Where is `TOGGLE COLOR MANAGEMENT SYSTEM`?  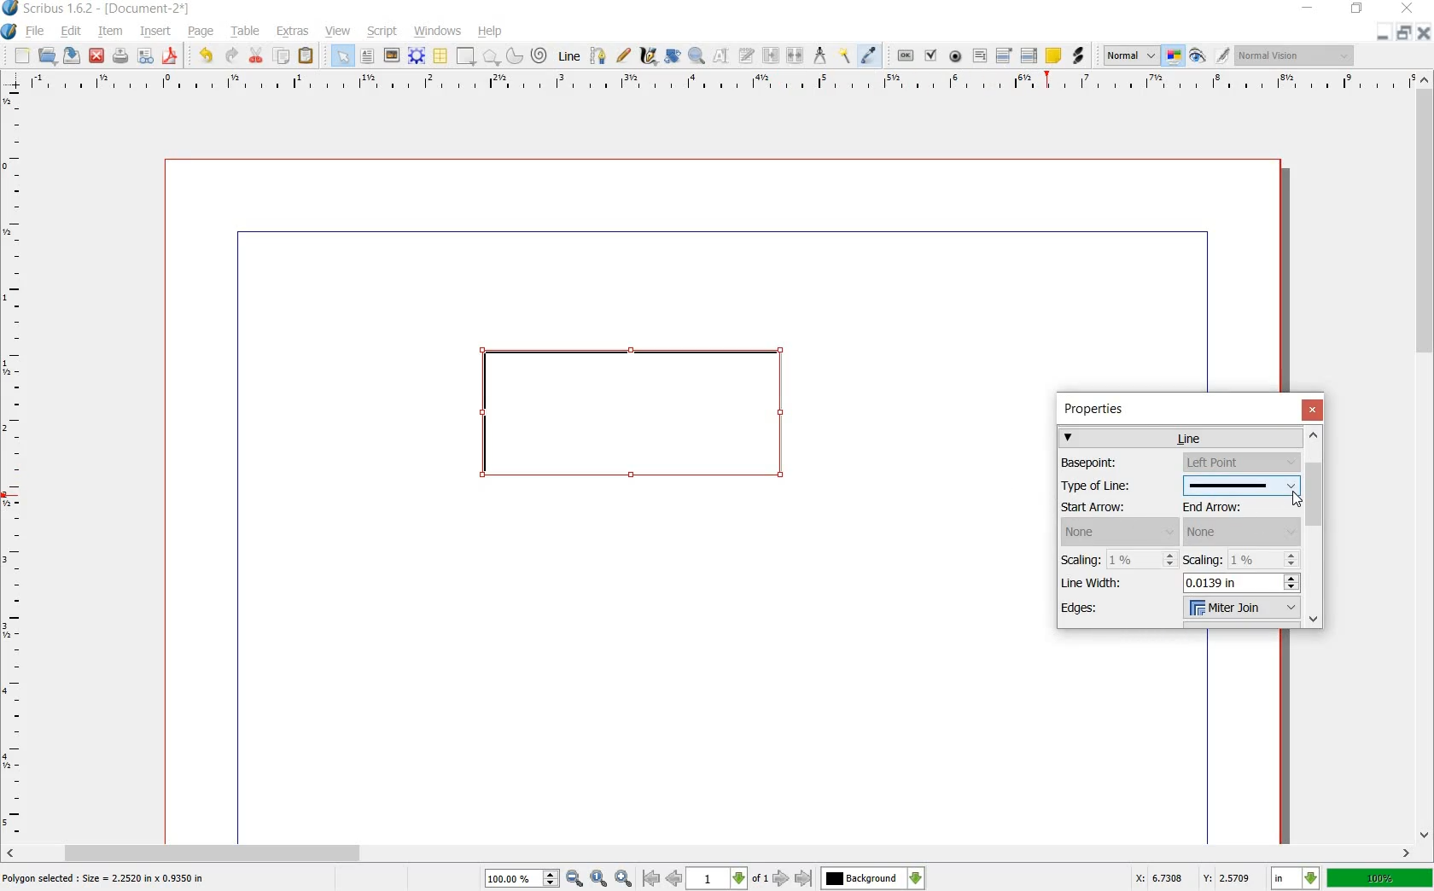
TOGGLE COLOR MANAGEMENT SYSTEM is located at coordinates (1175, 57).